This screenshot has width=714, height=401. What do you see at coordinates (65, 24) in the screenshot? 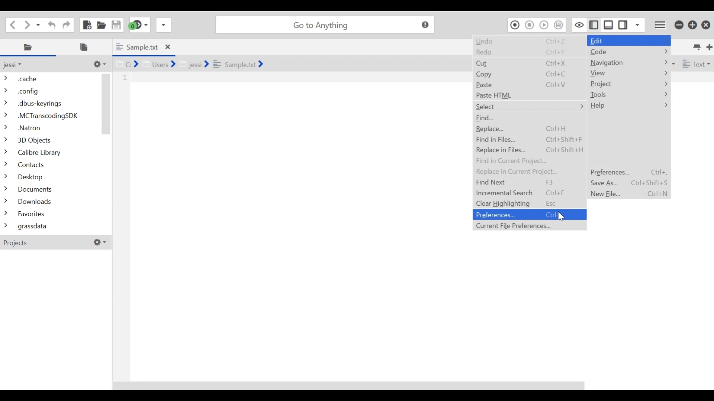
I see `Redo` at bounding box center [65, 24].